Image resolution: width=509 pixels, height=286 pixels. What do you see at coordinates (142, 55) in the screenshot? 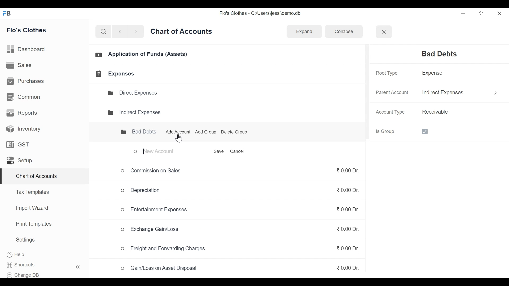
I see `Application of Funds (Assets)` at bounding box center [142, 55].